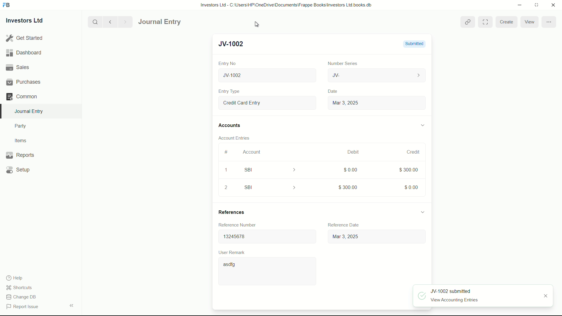 The image size is (562, 316). Describe the element at coordinates (20, 288) in the screenshot. I see `shortcuts` at that location.